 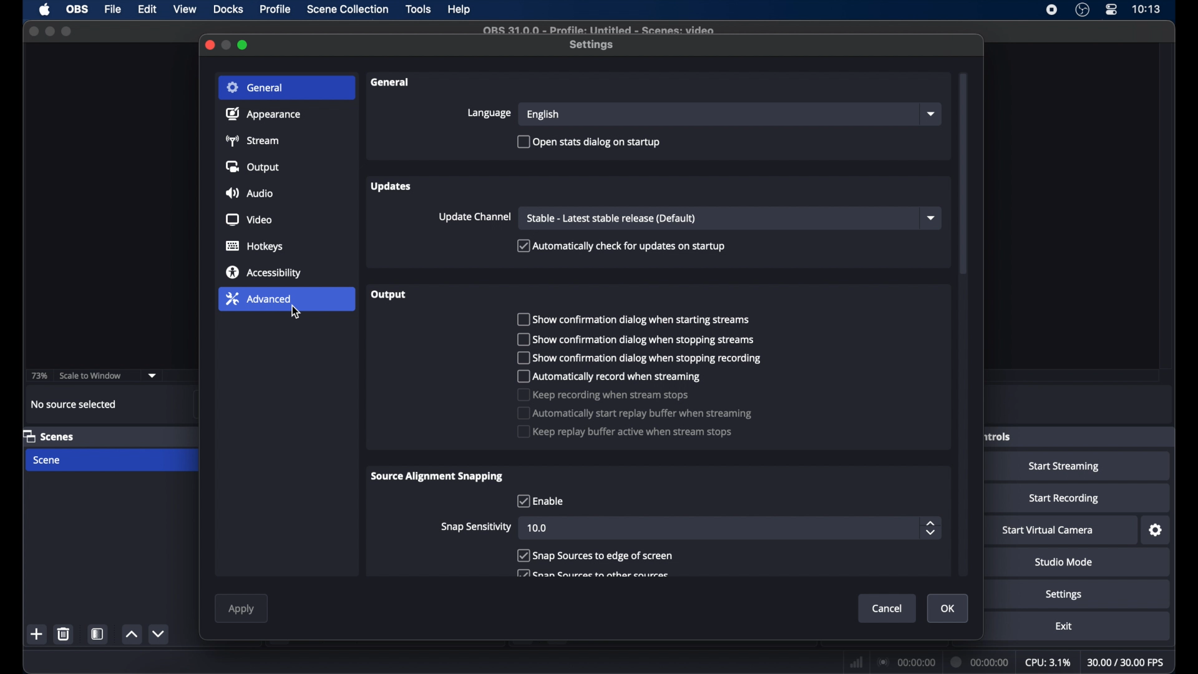 What do you see at coordinates (539, 529) in the screenshot?
I see `10.0` at bounding box center [539, 529].